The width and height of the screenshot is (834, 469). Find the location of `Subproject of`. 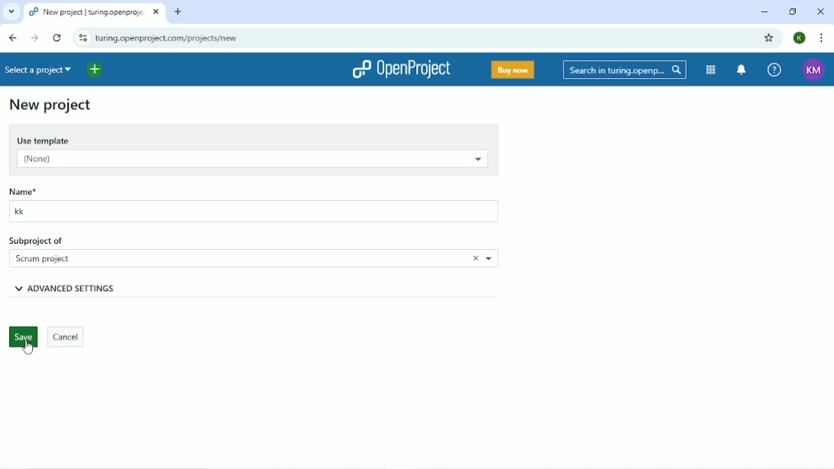

Subproject of is located at coordinates (35, 239).